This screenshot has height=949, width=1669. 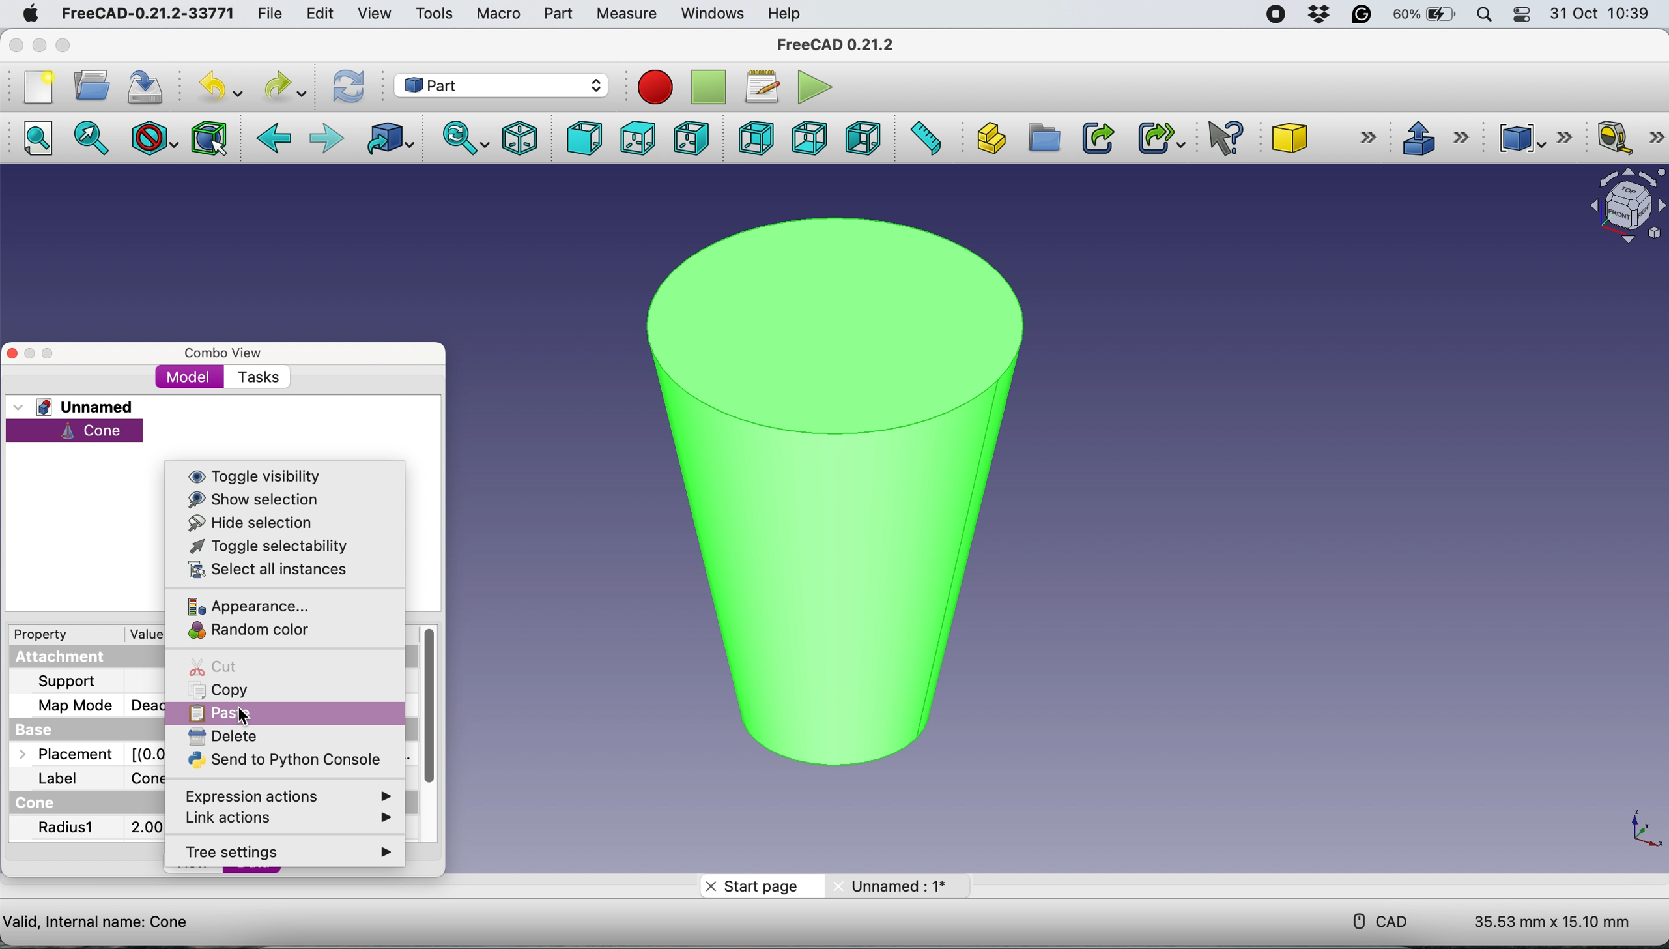 I want to click on left, so click(x=865, y=138).